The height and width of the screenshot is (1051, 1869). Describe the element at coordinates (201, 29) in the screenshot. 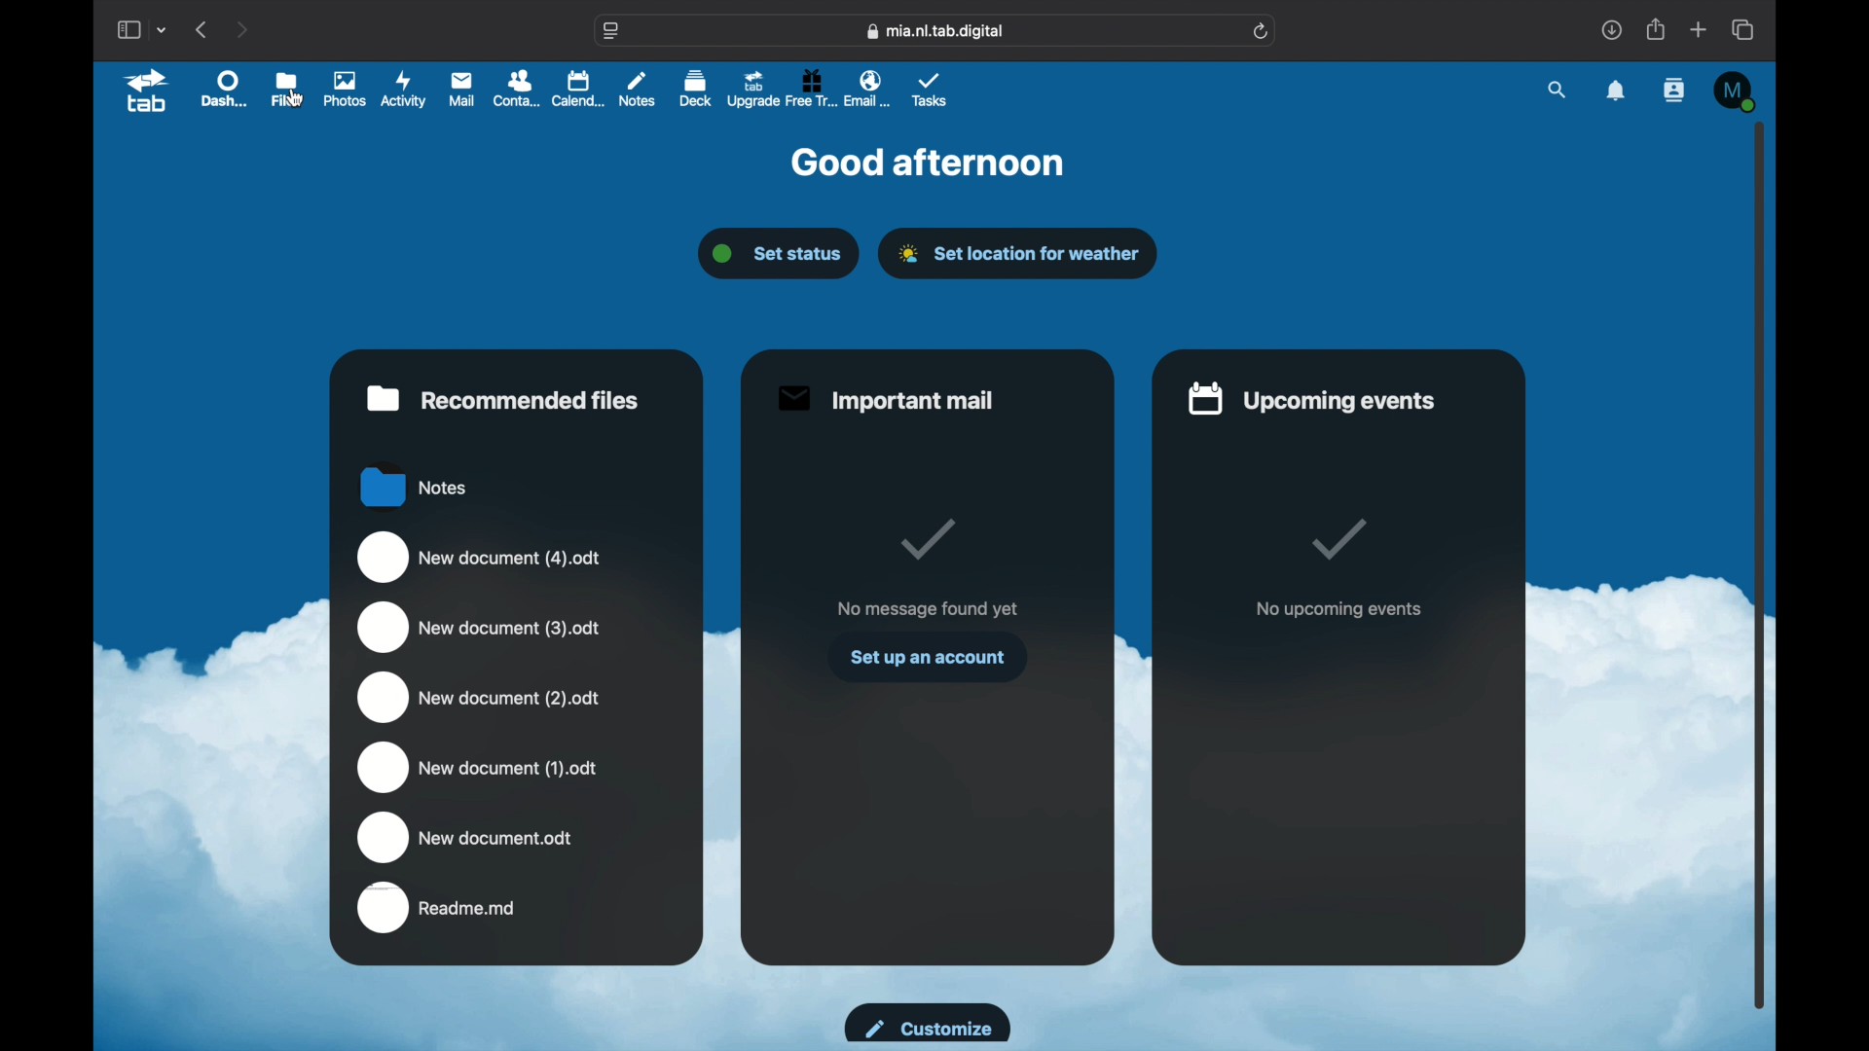

I see `previous` at that location.